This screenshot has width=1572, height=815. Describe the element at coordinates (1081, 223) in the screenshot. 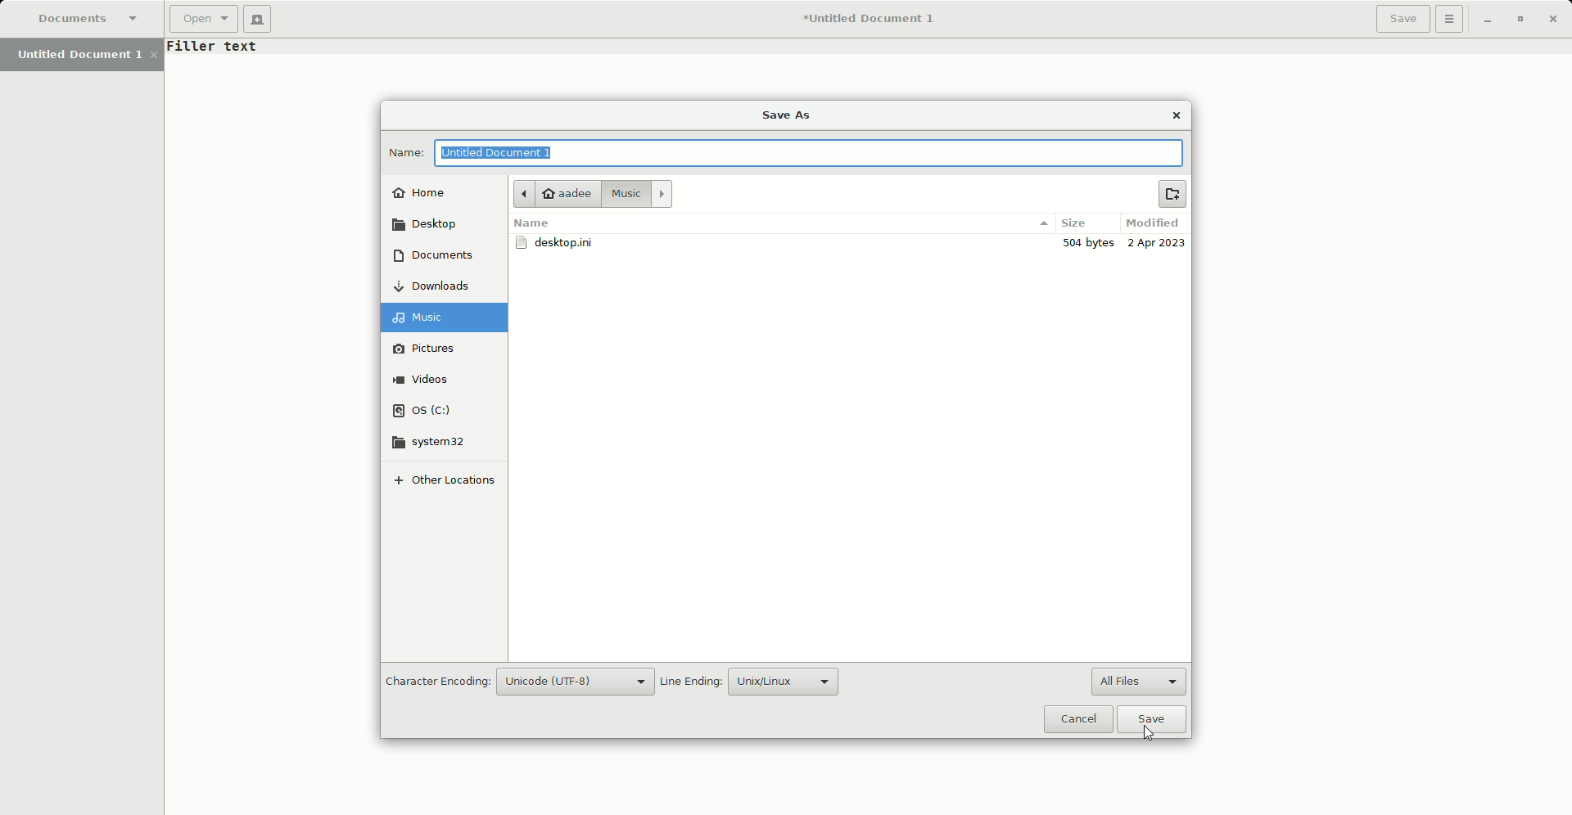

I see `Size` at that location.